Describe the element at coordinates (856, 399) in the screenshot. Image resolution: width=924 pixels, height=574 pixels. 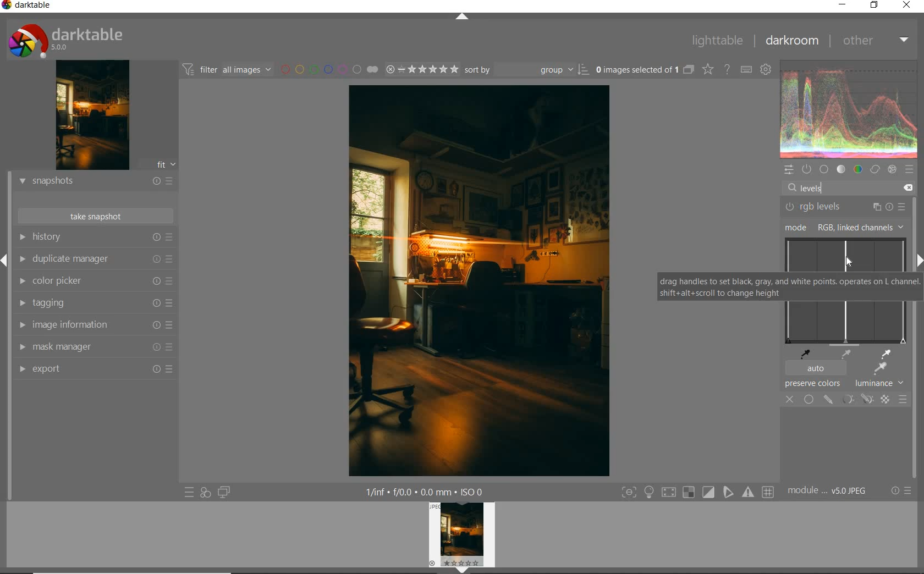
I see `mask options` at that location.